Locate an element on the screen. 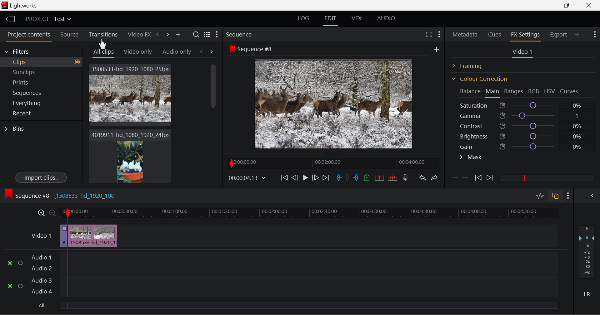 The width and height of the screenshot is (600, 315). Decibel Gain is located at coordinates (587, 263).